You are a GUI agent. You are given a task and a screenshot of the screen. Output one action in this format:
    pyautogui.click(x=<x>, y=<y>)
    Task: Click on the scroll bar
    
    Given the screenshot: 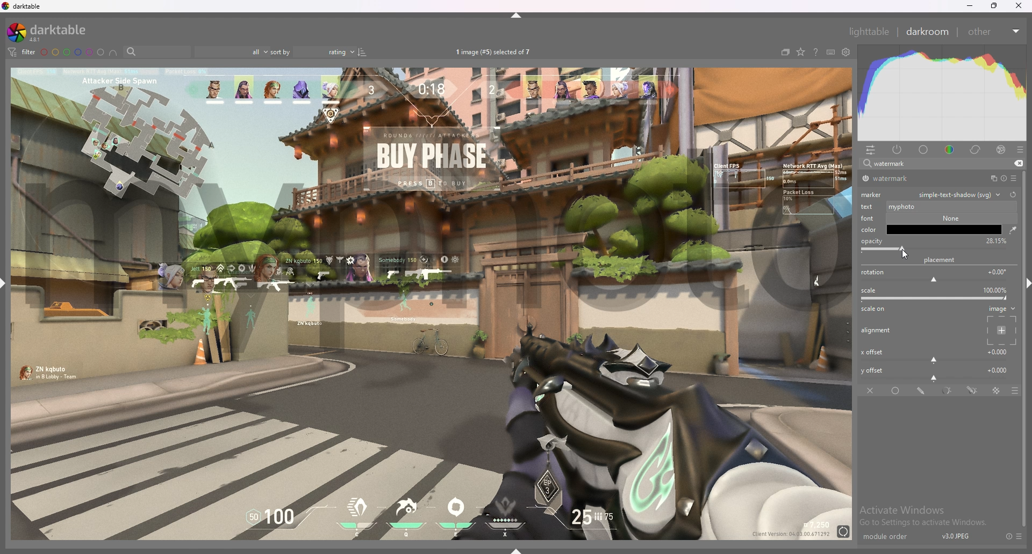 What is the action you would take?
    pyautogui.click(x=1026, y=410)
    